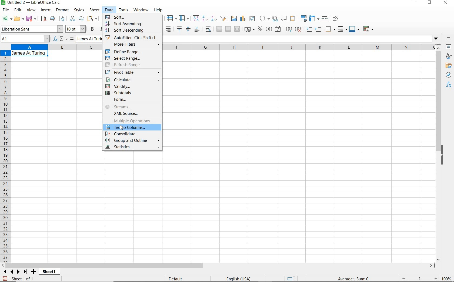  Describe the element at coordinates (125, 31) in the screenshot. I see `sort descending` at that location.